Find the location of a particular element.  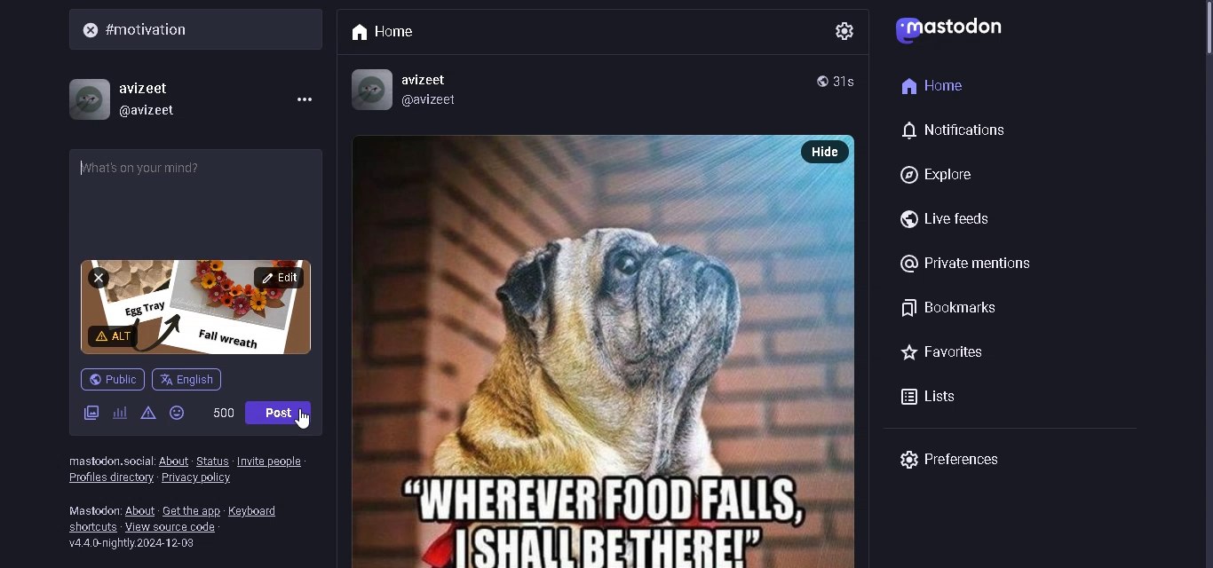

profile picture is located at coordinates (88, 96).